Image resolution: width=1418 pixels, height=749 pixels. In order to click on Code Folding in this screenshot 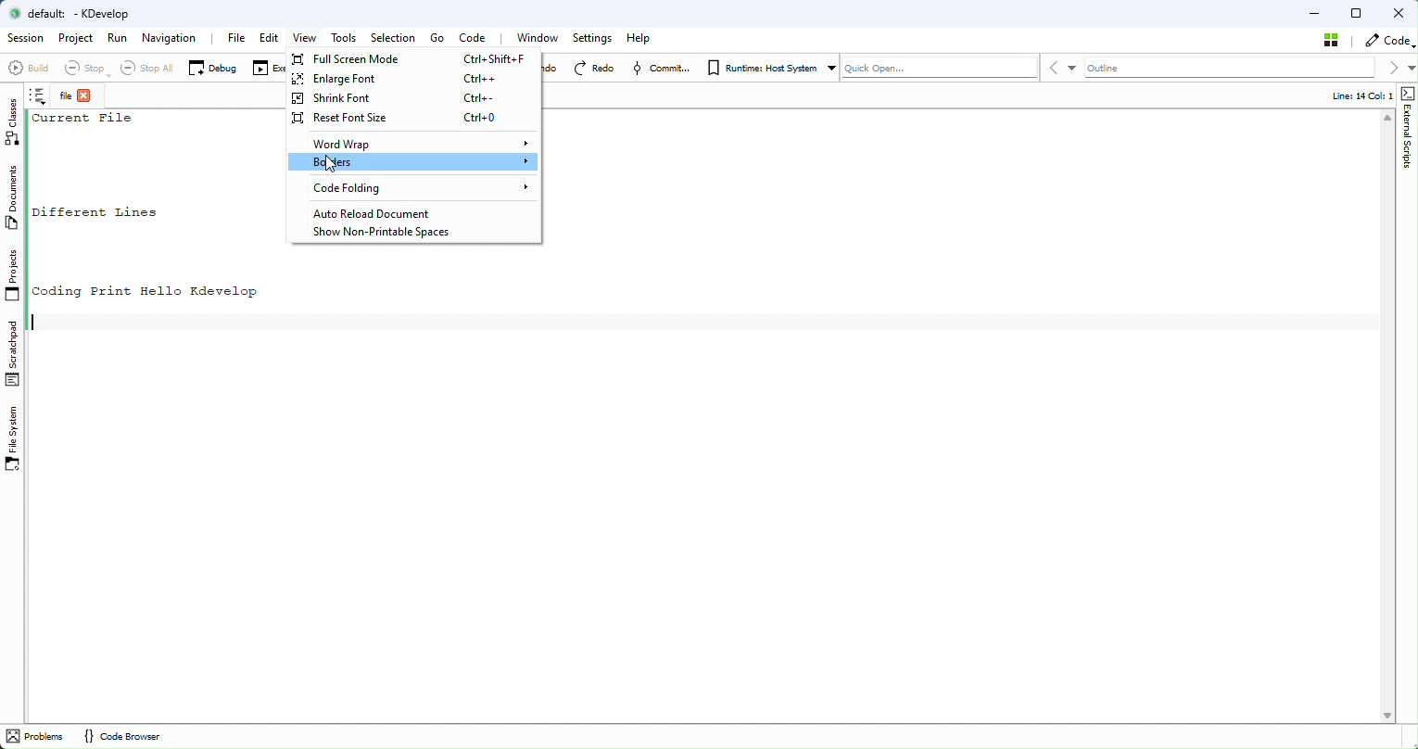, I will do `click(415, 188)`.